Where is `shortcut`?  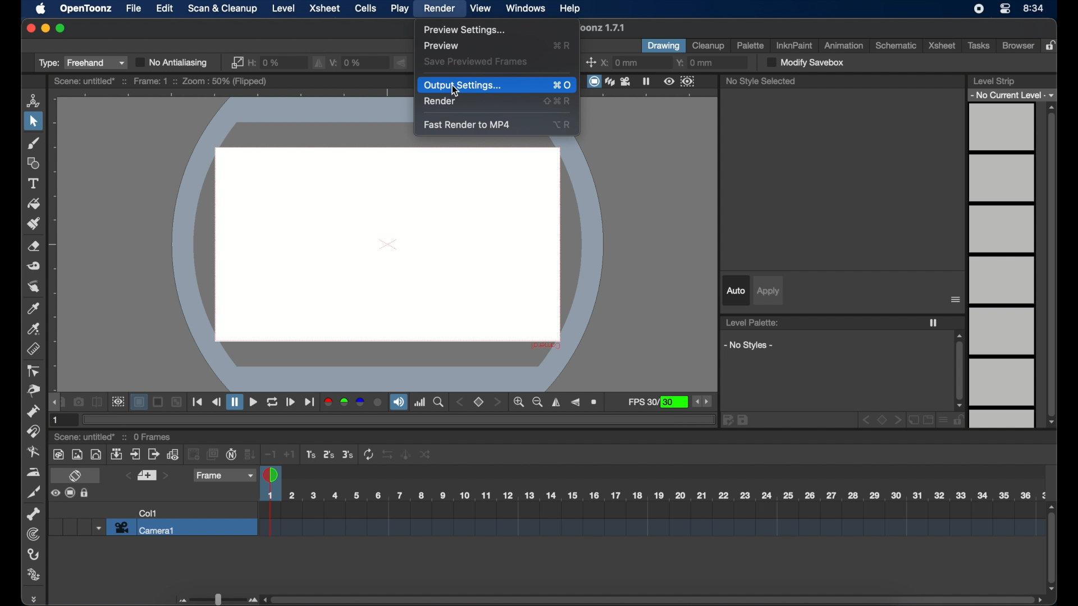 shortcut is located at coordinates (561, 45).